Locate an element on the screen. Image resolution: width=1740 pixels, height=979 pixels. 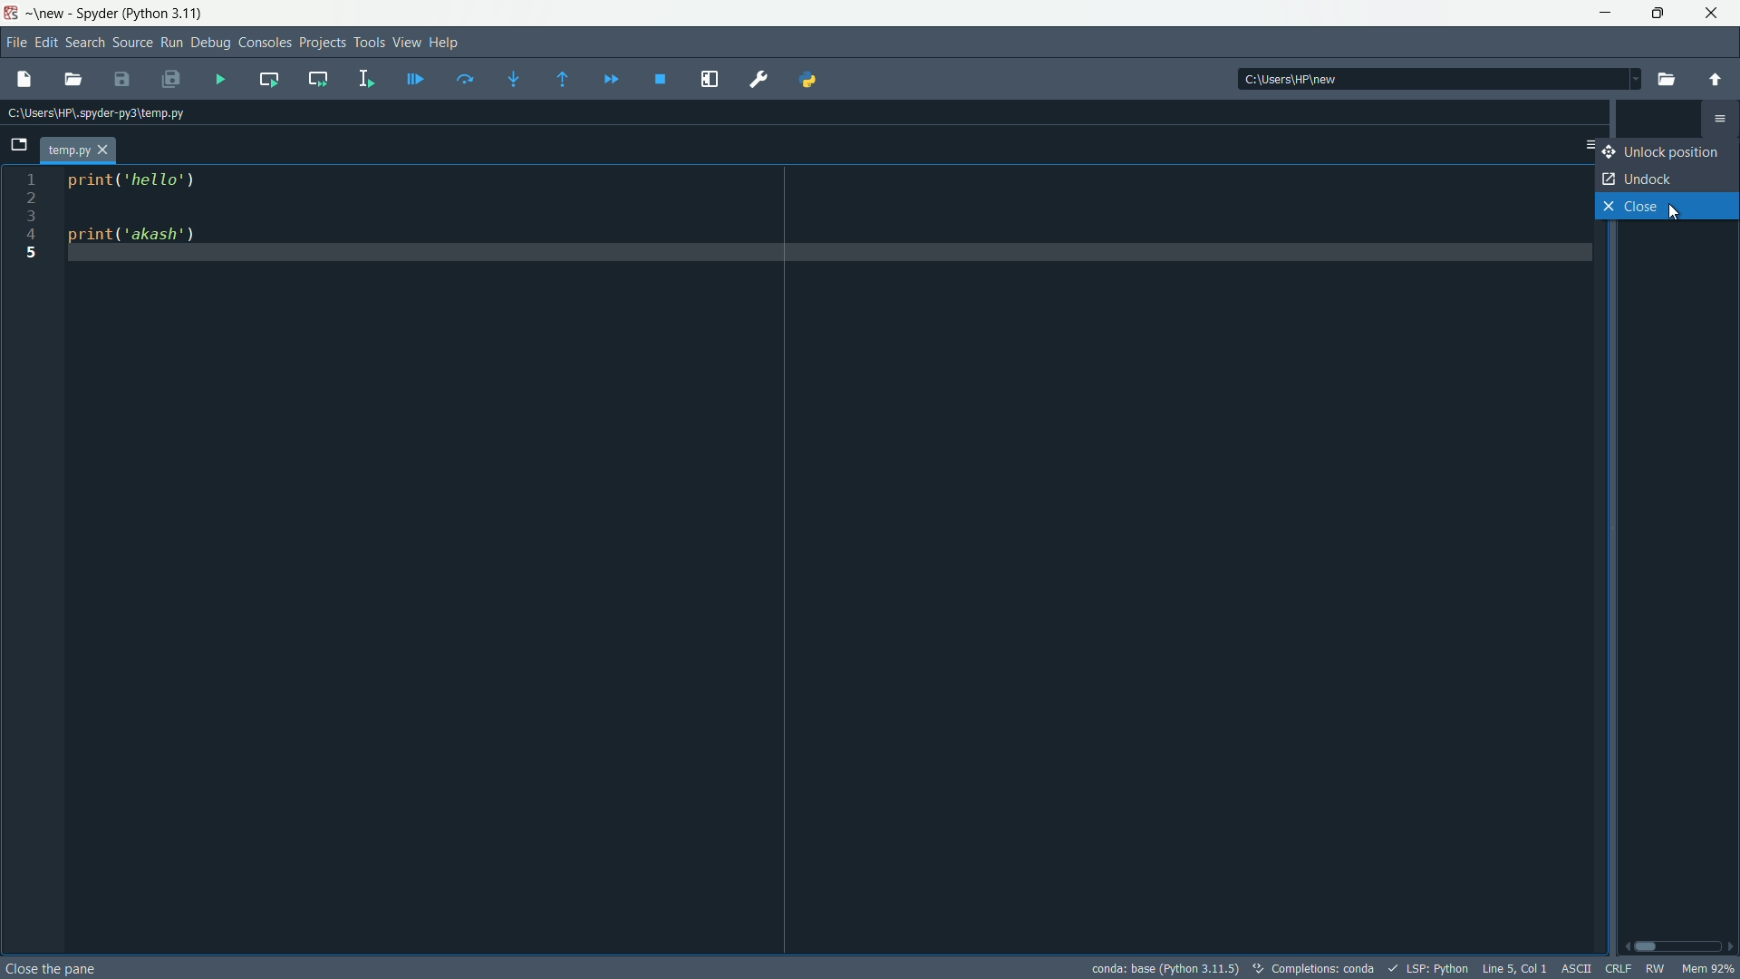
run current cell and go to the next one is located at coordinates (313, 78).